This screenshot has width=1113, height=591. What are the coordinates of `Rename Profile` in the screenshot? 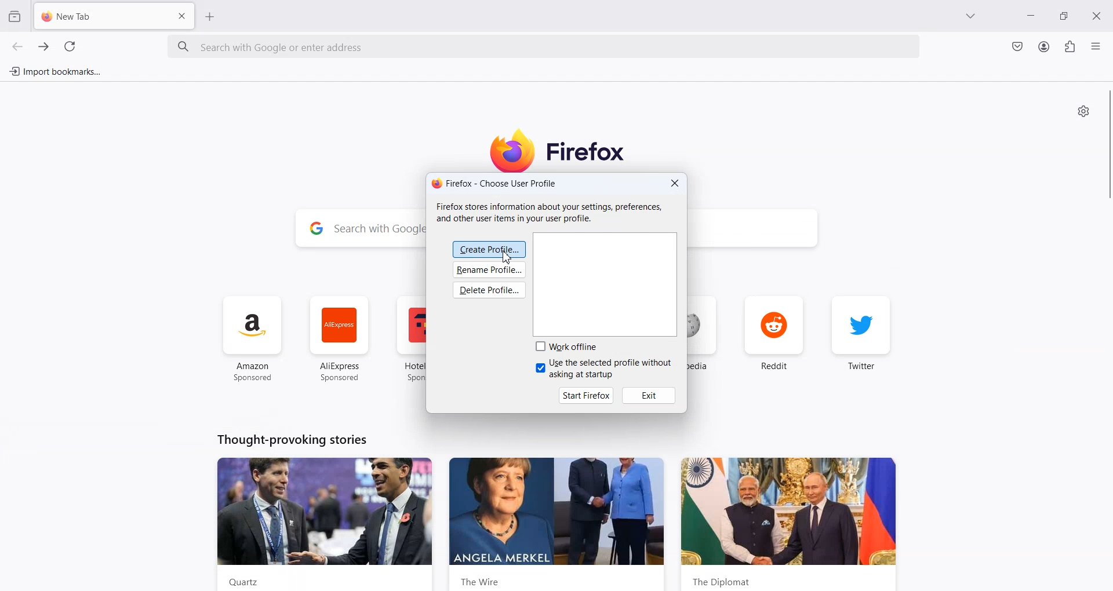 It's located at (490, 271).